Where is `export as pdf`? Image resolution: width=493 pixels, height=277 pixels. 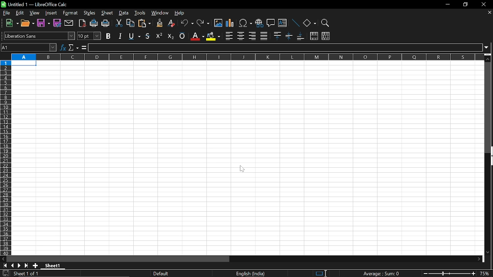 export as pdf is located at coordinates (83, 24).